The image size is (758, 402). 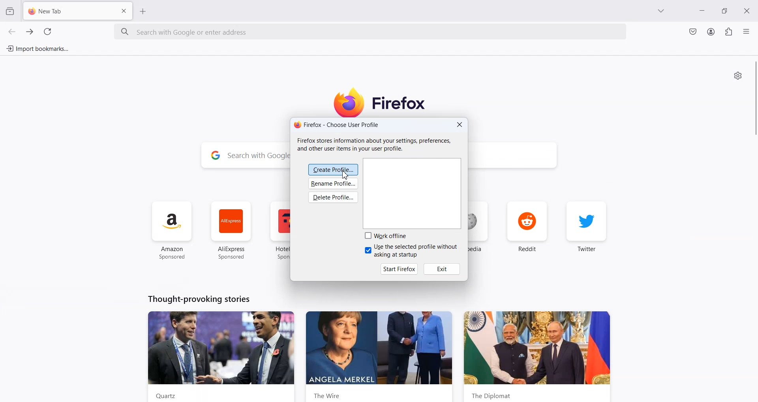 I want to click on Work offline, so click(x=387, y=236).